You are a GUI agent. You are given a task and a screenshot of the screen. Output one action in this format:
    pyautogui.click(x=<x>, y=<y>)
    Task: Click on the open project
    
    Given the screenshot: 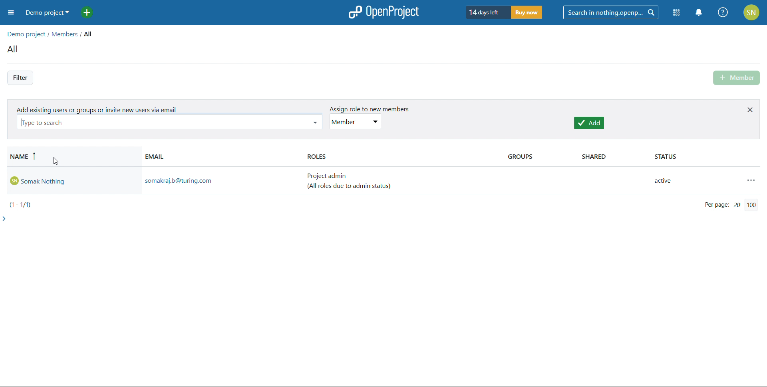 What is the action you would take?
    pyautogui.click(x=383, y=12)
    